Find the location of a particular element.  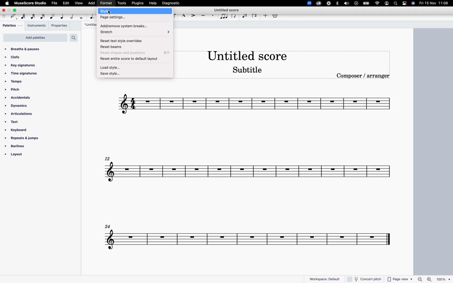

tempo is located at coordinates (15, 81).